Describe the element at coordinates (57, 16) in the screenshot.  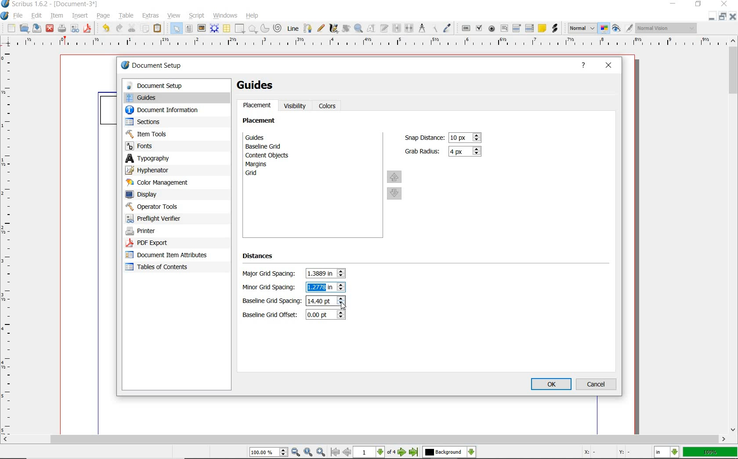
I see `item` at that location.